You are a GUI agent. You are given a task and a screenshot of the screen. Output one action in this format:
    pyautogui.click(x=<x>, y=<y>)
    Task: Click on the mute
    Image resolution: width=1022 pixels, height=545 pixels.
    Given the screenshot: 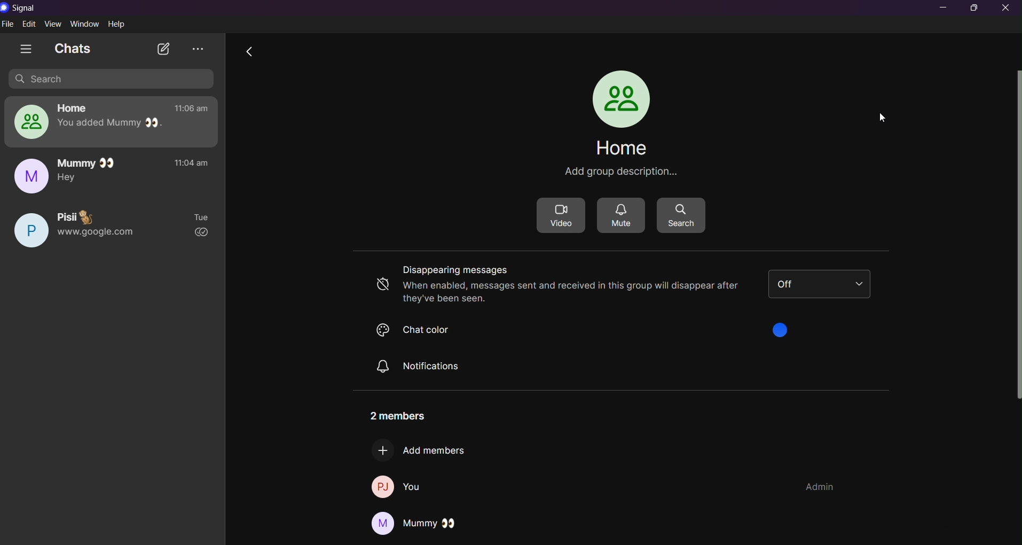 What is the action you would take?
    pyautogui.click(x=622, y=213)
    